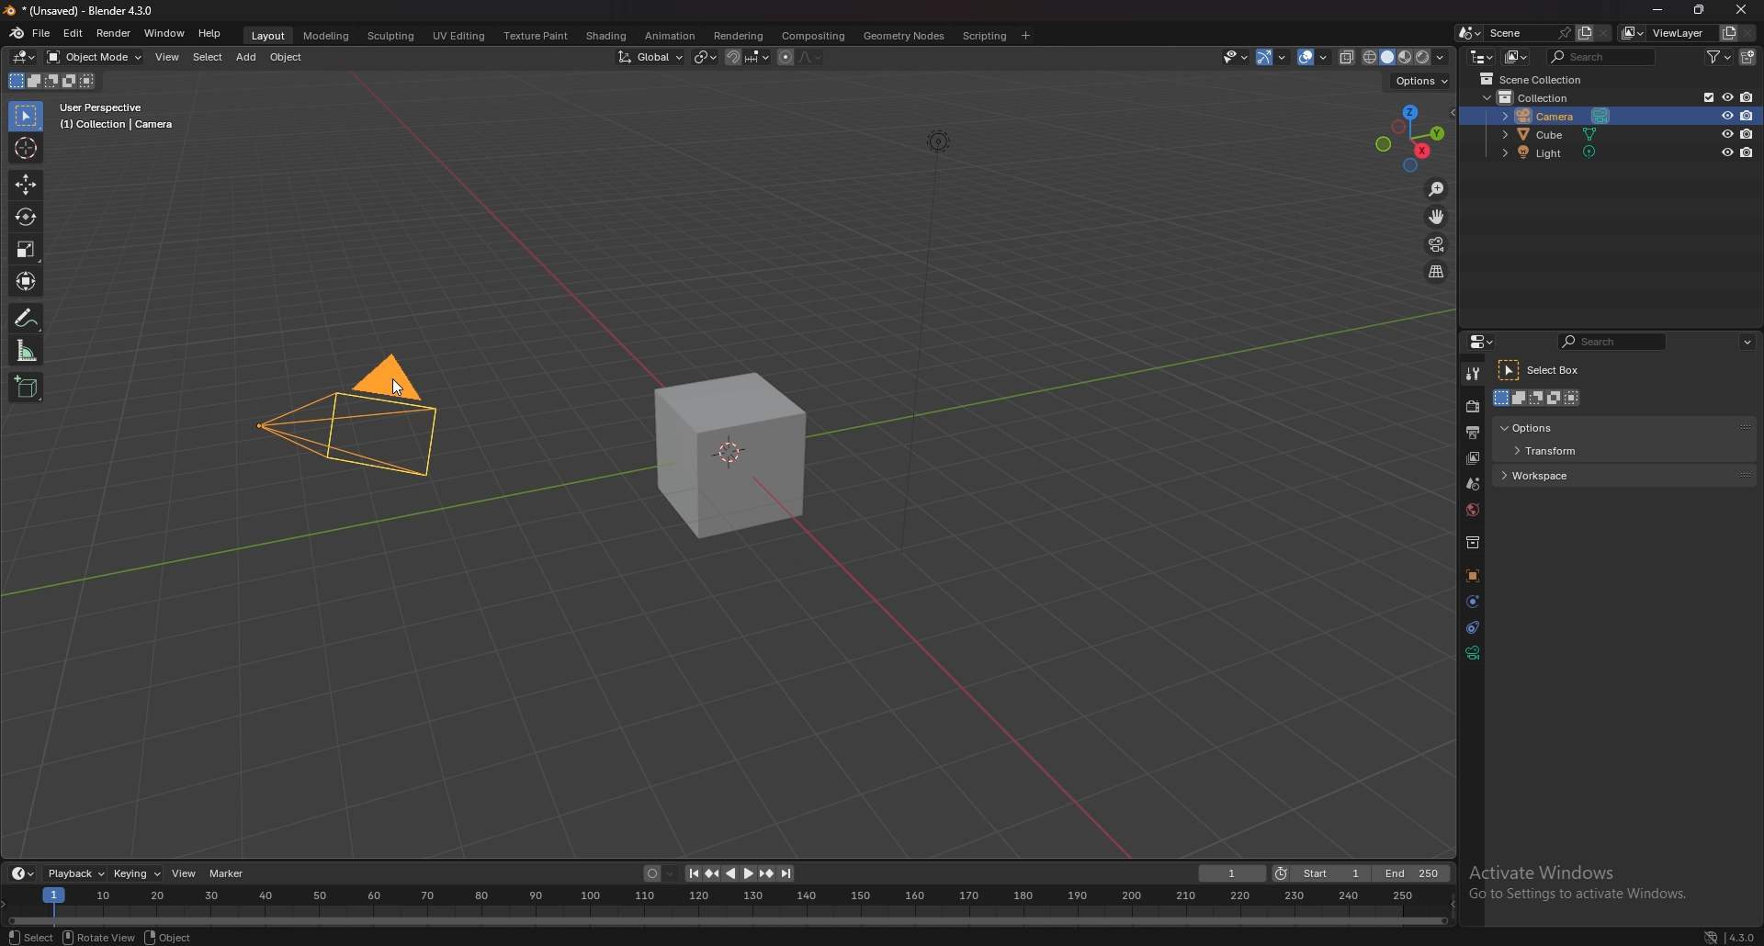 Image resolution: width=1764 pixels, height=946 pixels. I want to click on add scene, so click(1583, 34).